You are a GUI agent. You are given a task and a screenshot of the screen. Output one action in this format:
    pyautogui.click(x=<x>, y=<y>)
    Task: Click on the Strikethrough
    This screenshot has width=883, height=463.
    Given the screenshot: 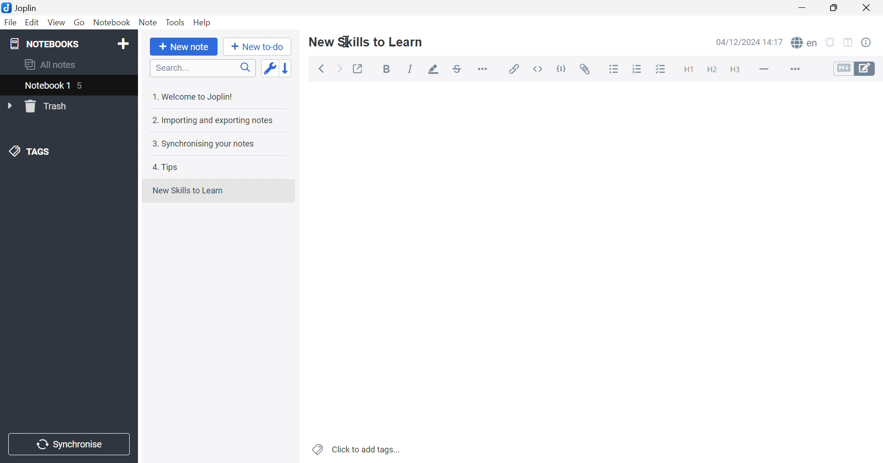 What is the action you would take?
    pyautogui.click(x=458, y=69)
    